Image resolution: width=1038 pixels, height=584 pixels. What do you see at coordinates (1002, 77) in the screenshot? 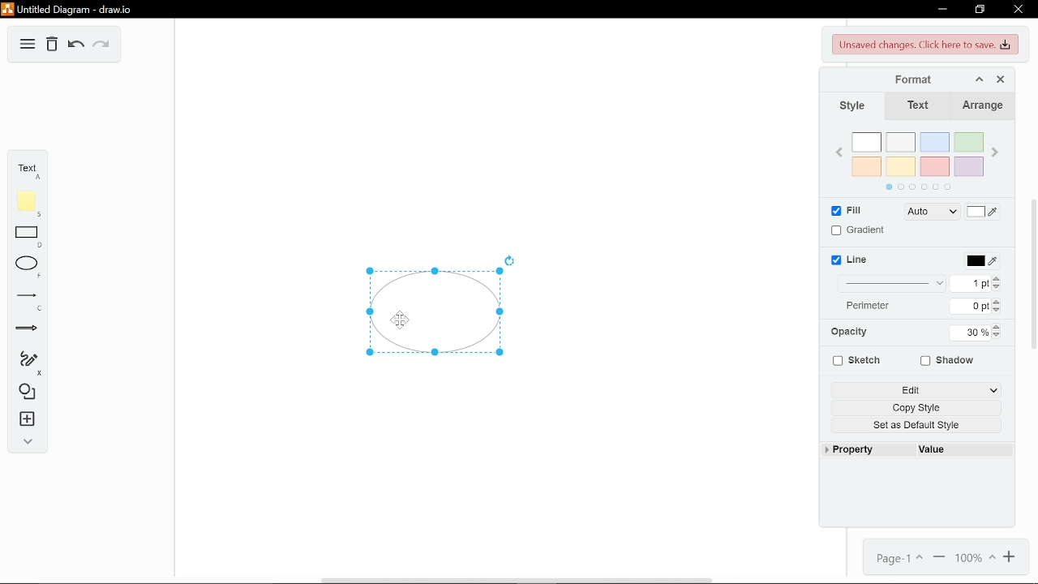
I see `Close` at bounding box center [1002, 77].